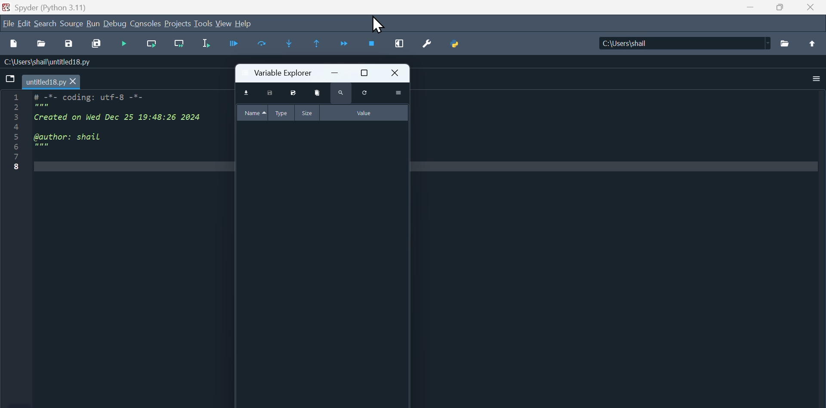 The image size is (826, 408). I want to click on # -*- coding: utf-8 -*-Created on Wed Dec 25 19:48:26 2024@author: shail, so click(129, 142).